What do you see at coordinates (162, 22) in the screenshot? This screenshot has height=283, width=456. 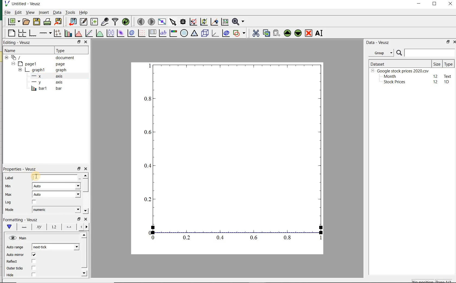 I see `view plot full screen` at bounding box center [162, 22].